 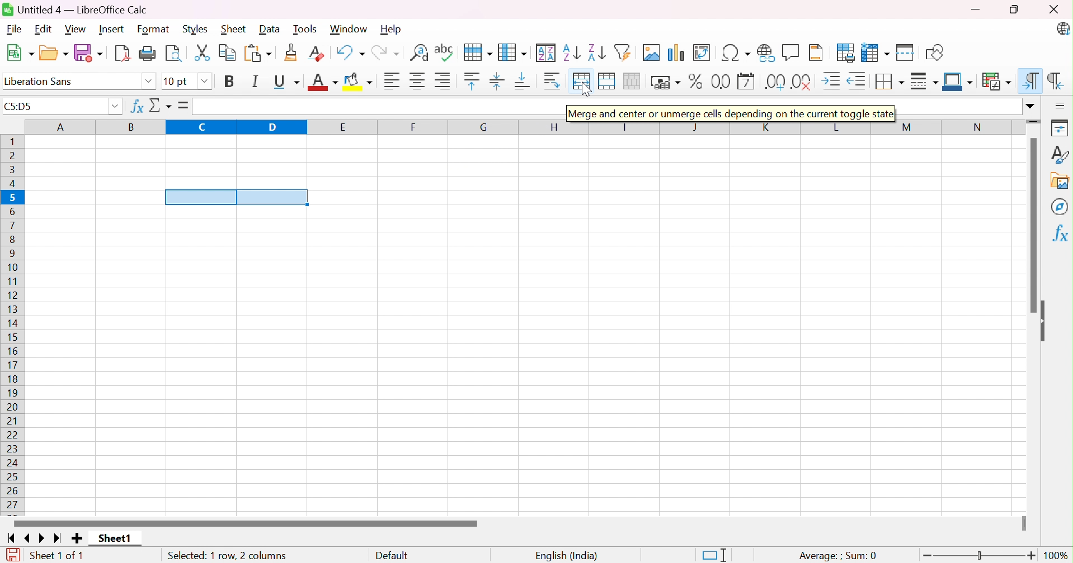 I want to click on Scroll to previous sheet, so click(x=29, y=540).